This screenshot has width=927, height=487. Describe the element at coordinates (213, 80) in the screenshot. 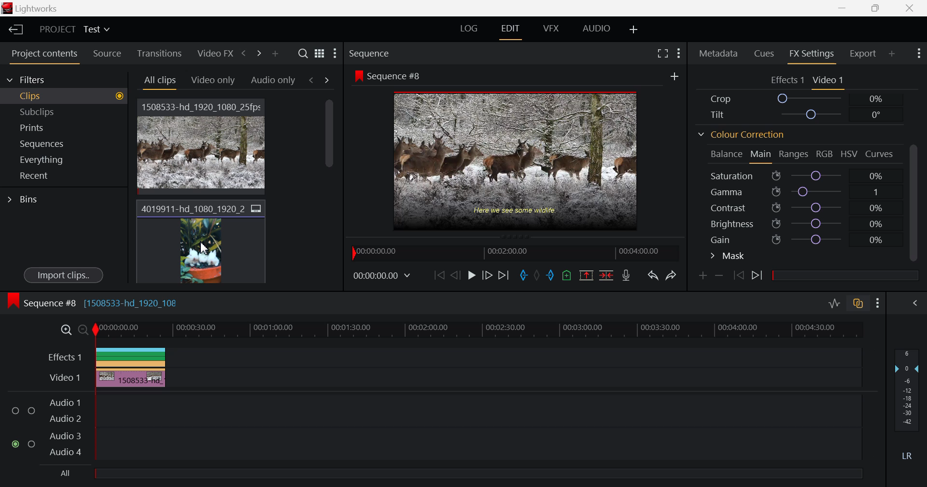

I see `Video only` at that location.